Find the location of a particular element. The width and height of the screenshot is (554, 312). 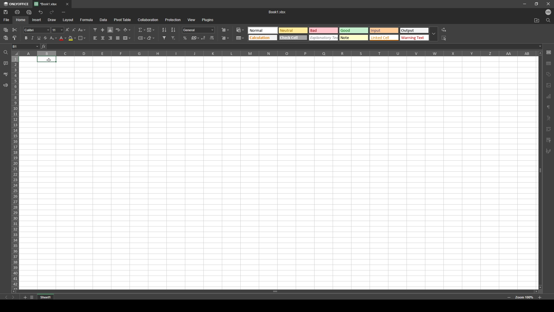

Good is located at coordinates (354, 30).